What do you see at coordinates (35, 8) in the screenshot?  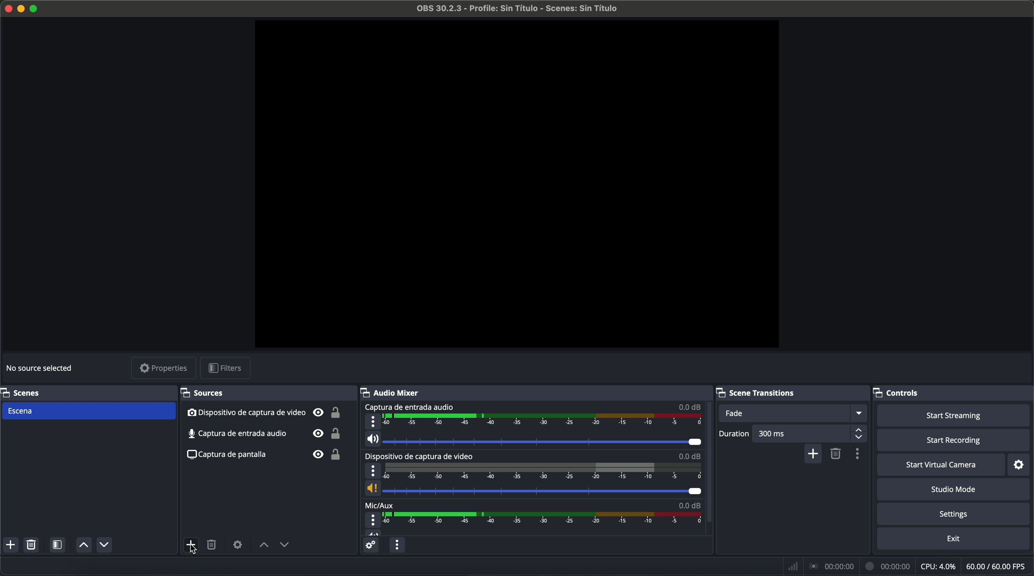 I see `maximize program` at bounding box center [35, 8].